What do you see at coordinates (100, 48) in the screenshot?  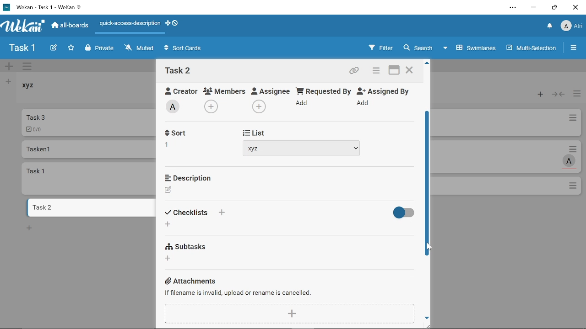 I see `Private` at bounding box center [100, 48].